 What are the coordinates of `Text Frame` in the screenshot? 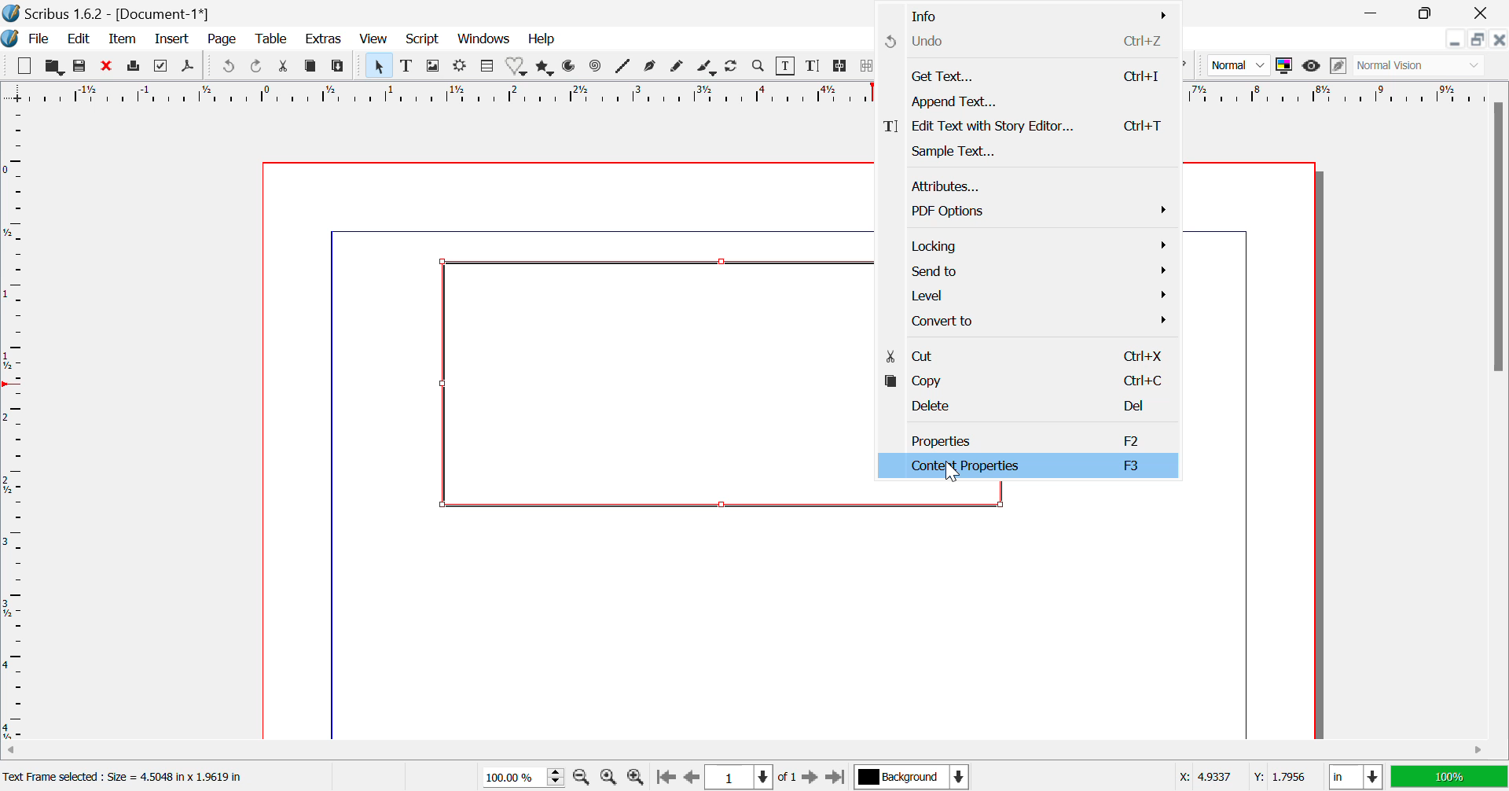 It's located at (407, 68).